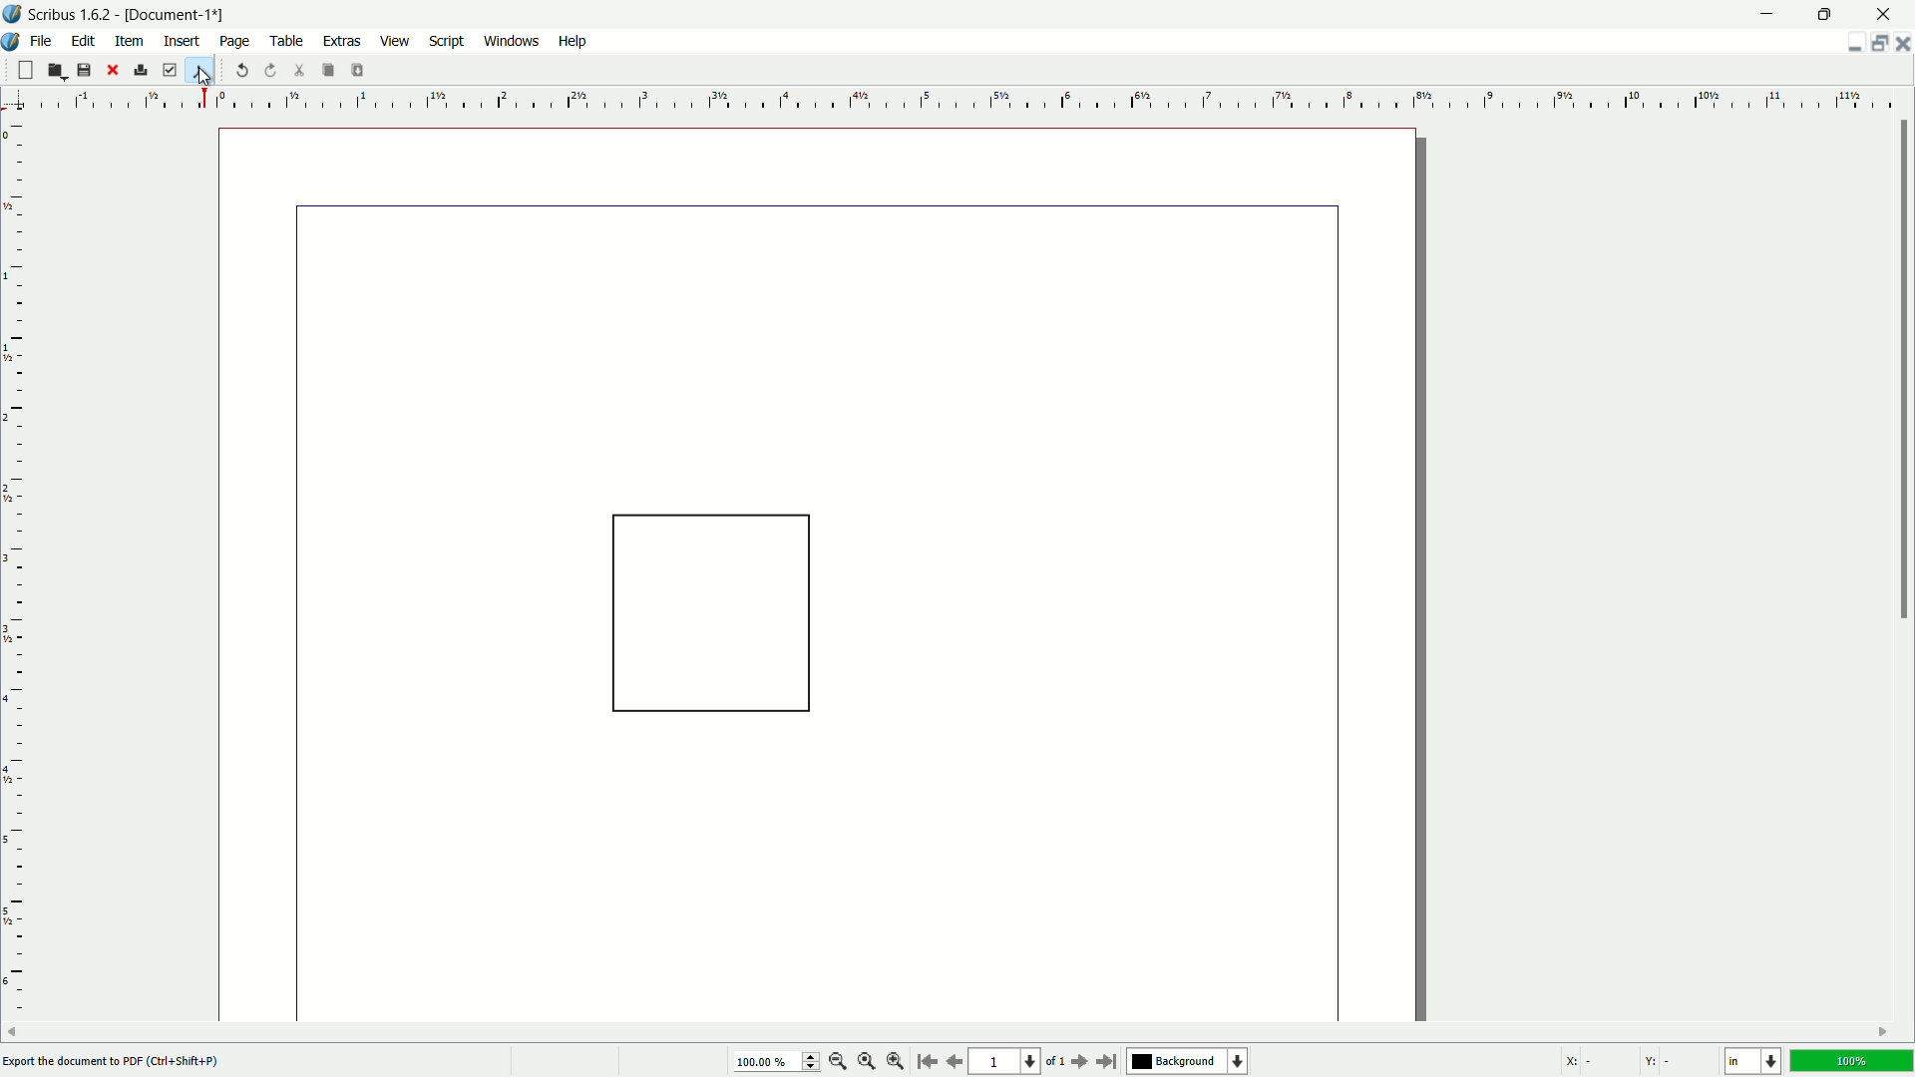  Describe the element at coordinates (1854, 1062) in the screenshot. I see `100%` at that location.